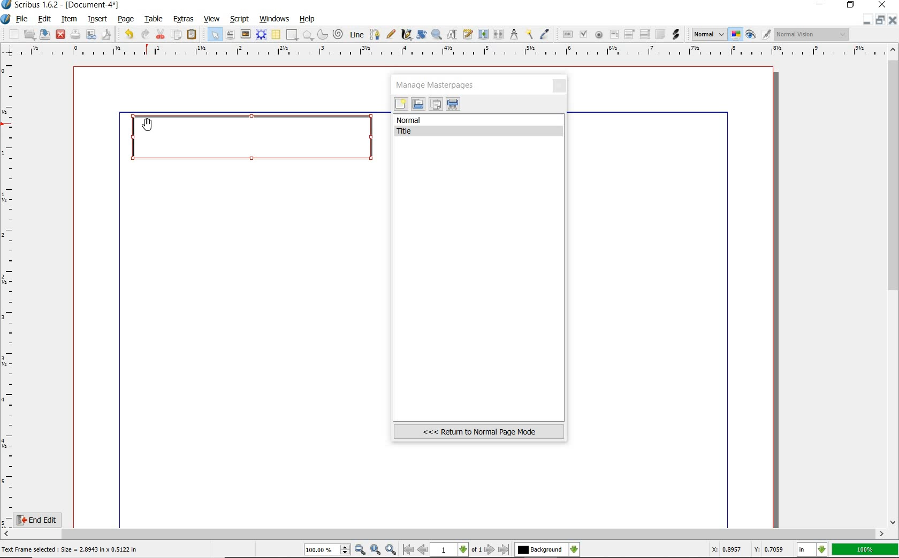 This screenshot has width=899, height=558. I want to click on go to last page, so click(504, 549).